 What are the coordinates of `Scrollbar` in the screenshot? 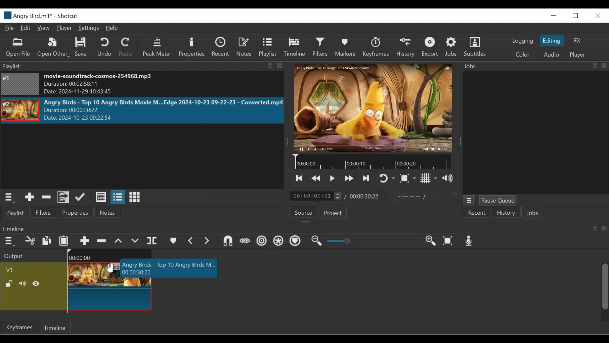 It's located at (605, 287).